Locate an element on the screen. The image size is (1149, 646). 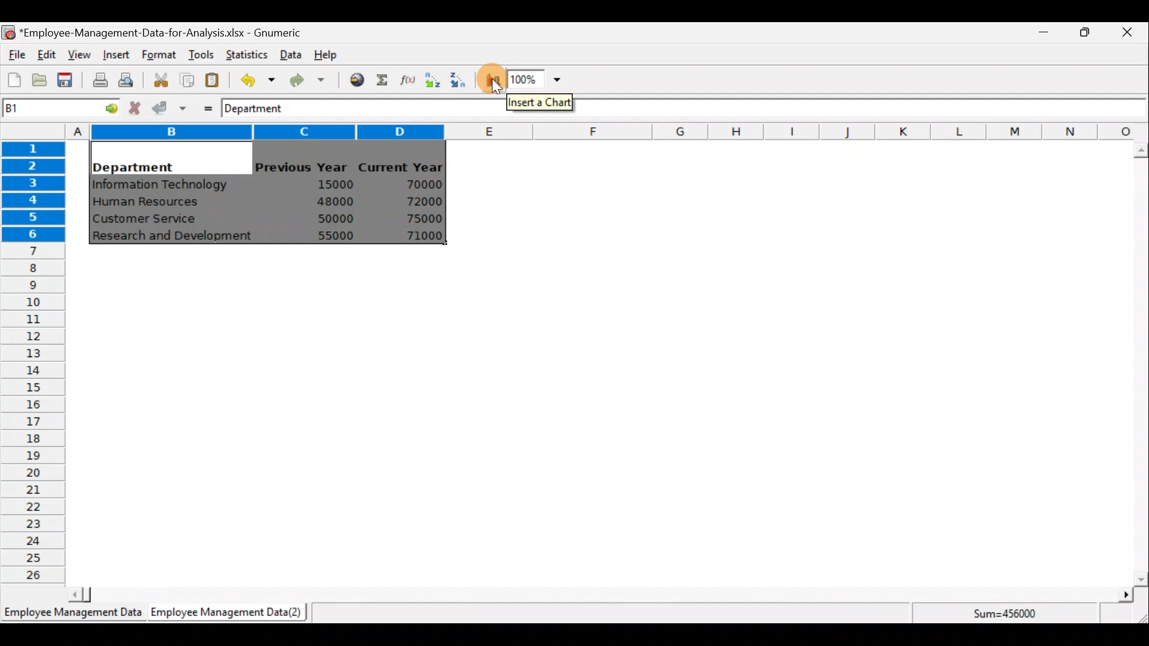
Paste the clipboard is located at coordinates (212, 80).